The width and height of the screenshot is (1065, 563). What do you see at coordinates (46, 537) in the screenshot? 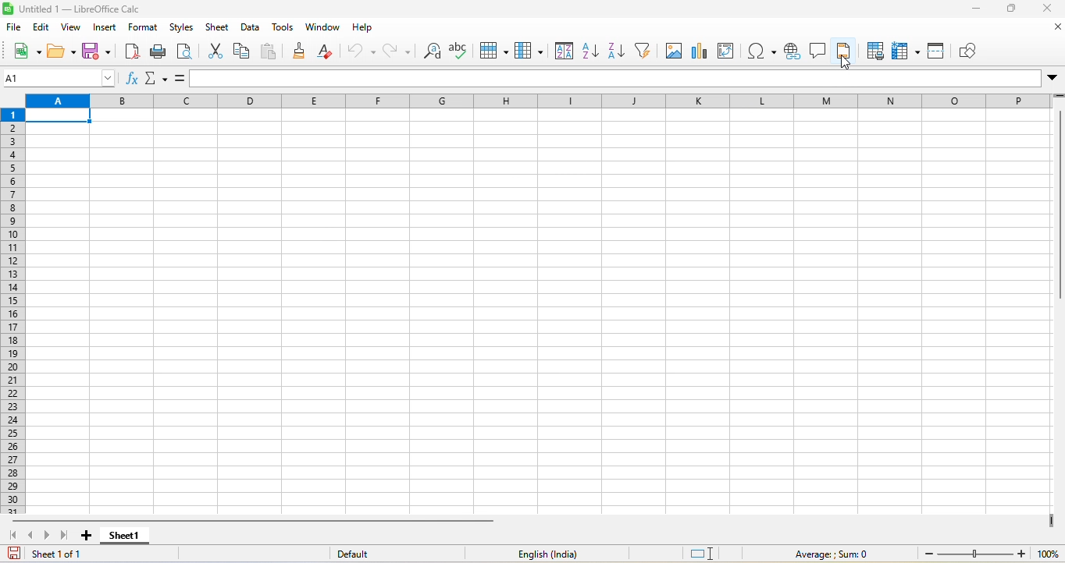
I see `next sheet` at bounding box center [46, 537].